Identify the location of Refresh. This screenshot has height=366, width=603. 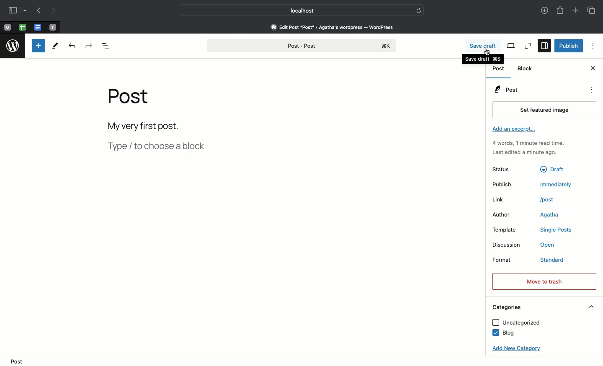
(419, 10).